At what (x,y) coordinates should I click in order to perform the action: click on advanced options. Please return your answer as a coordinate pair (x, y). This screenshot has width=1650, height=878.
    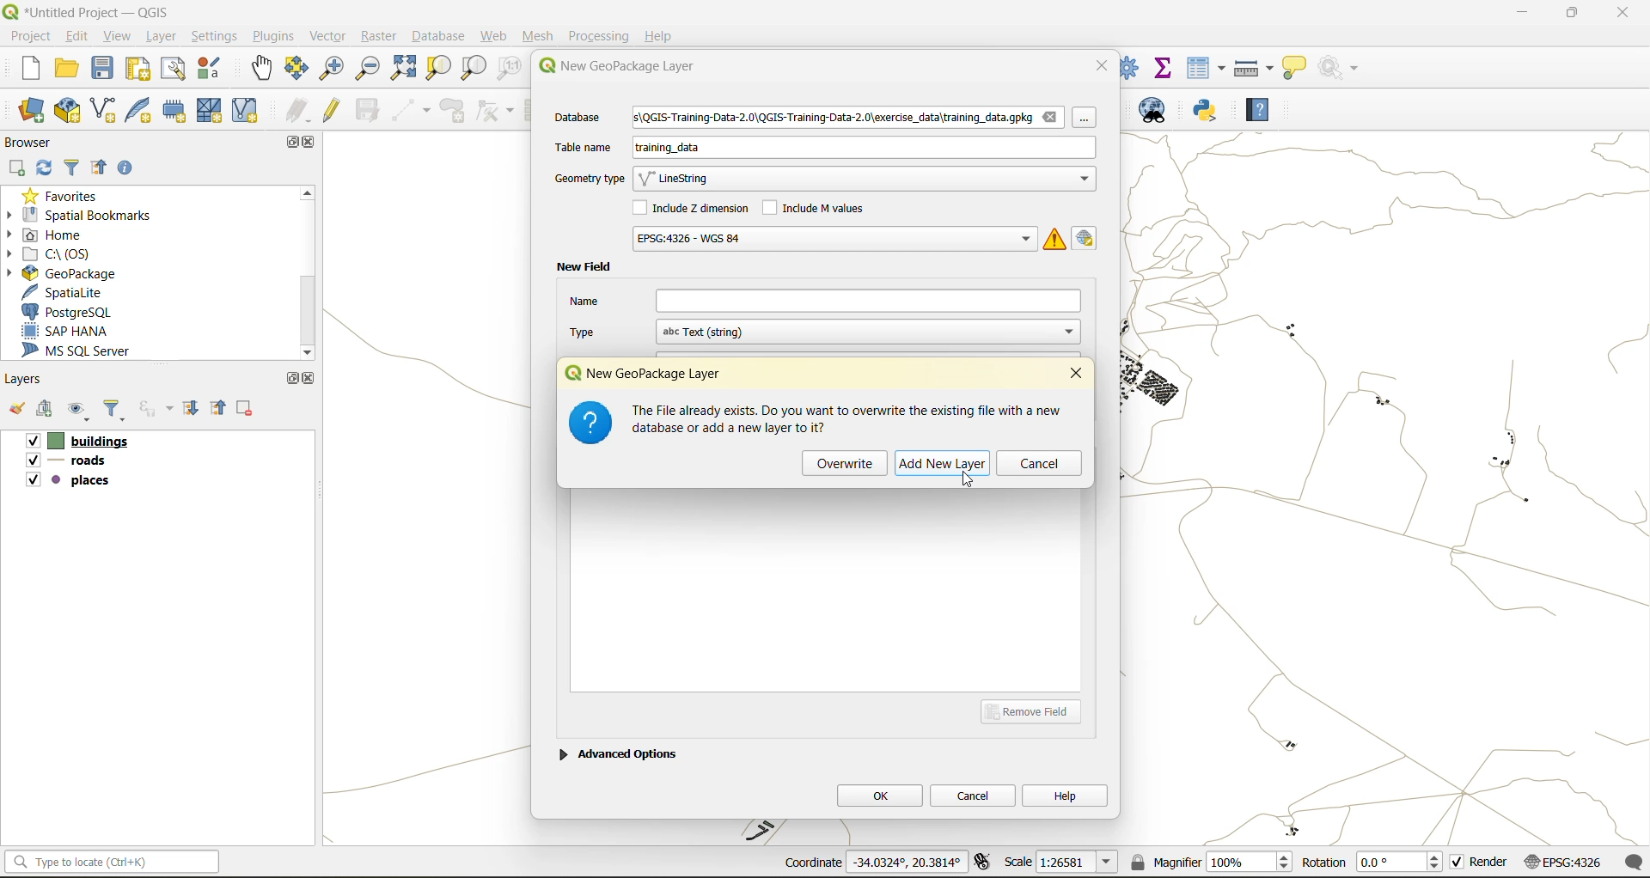
    Looking at the image, I should click on (618, 752).